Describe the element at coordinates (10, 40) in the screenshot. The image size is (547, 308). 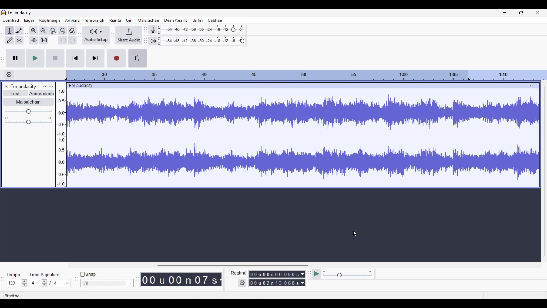
I see `Draw tool` at that location.